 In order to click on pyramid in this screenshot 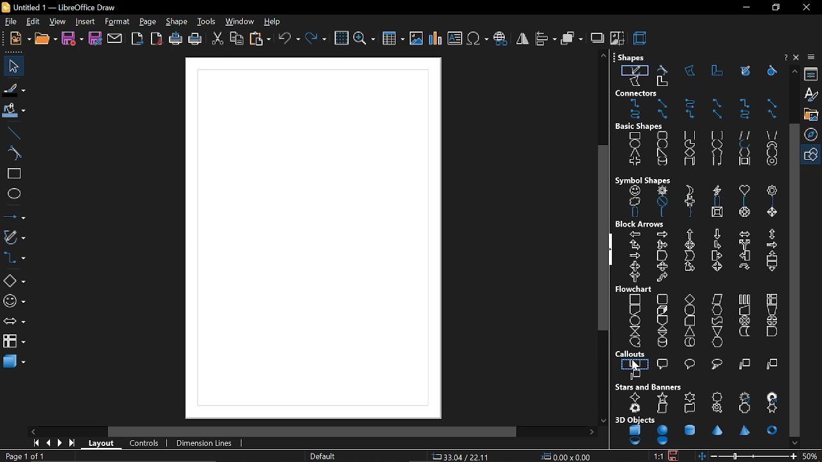, I will do `click(746, 431)`.